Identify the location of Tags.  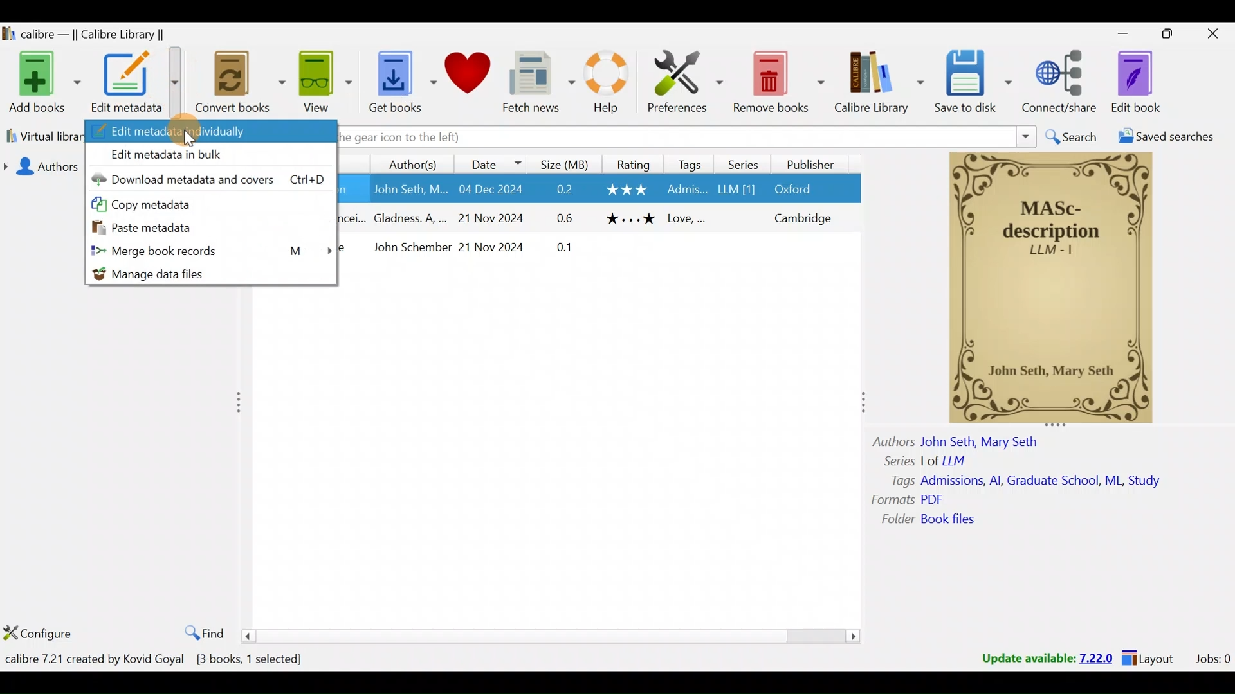
(689, 163).